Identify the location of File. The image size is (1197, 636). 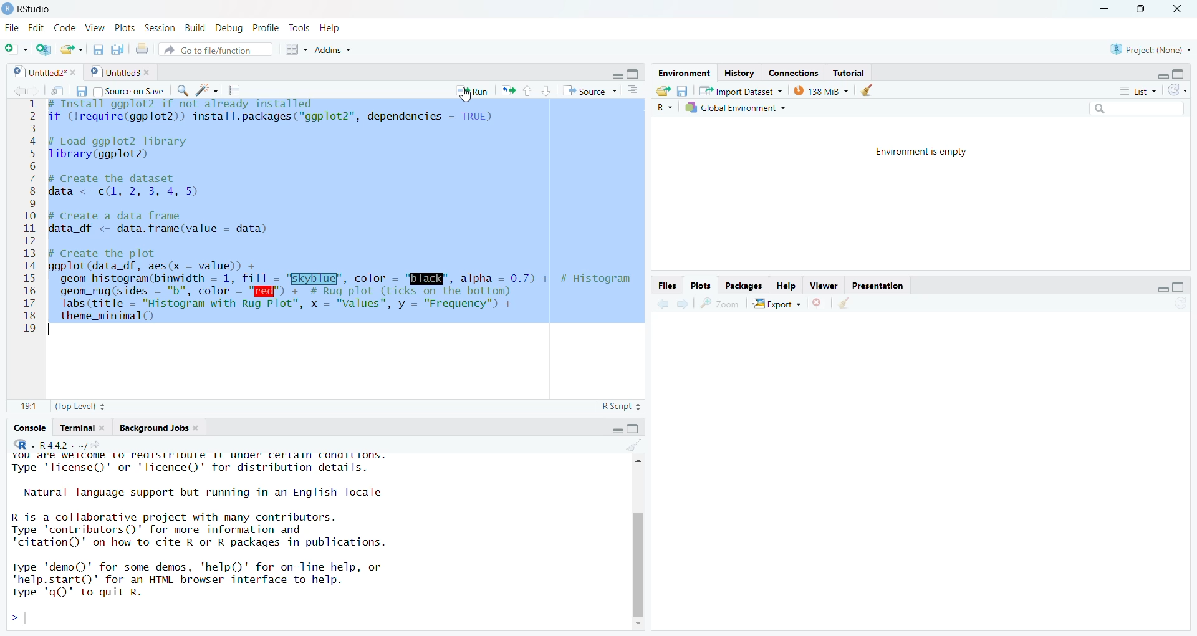
(11, 26).